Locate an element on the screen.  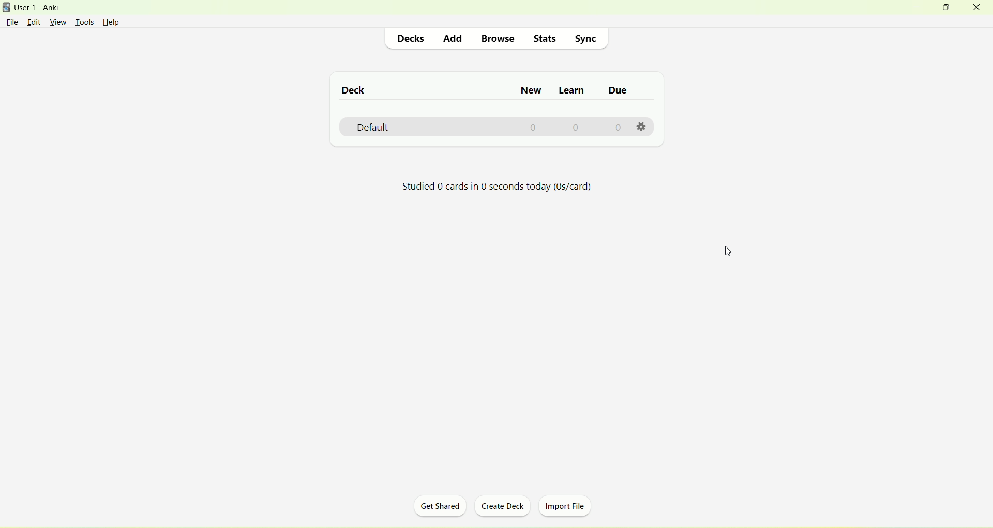
tools is located at coordinates (84, 23).